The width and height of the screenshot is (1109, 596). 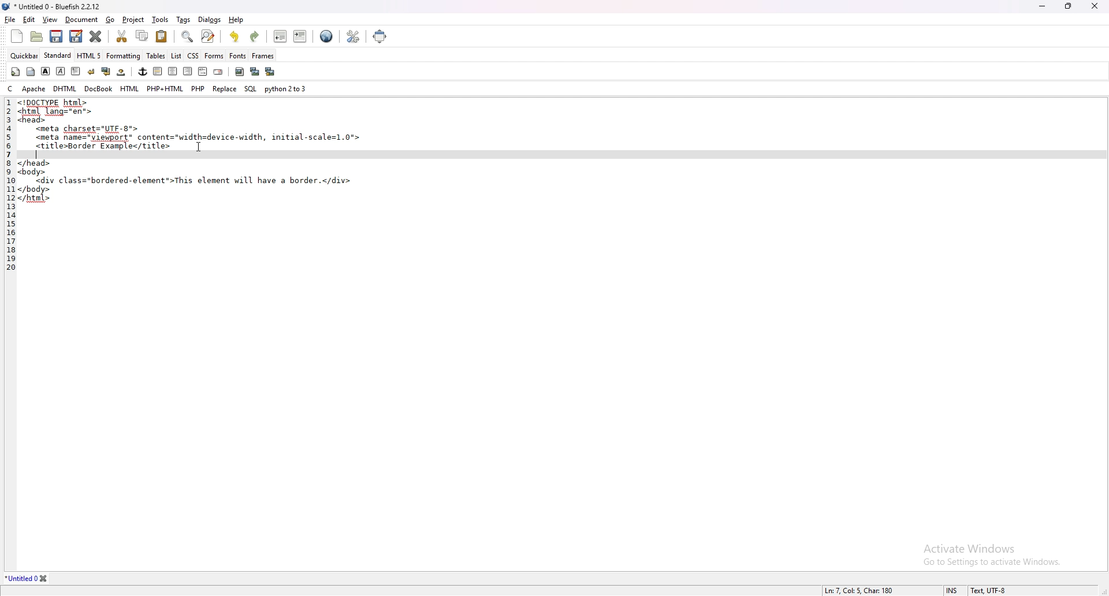 What do you see at coordinates (1044, 6) in the screenshot?
I see `minimize` at bounding box center [1044, 6].